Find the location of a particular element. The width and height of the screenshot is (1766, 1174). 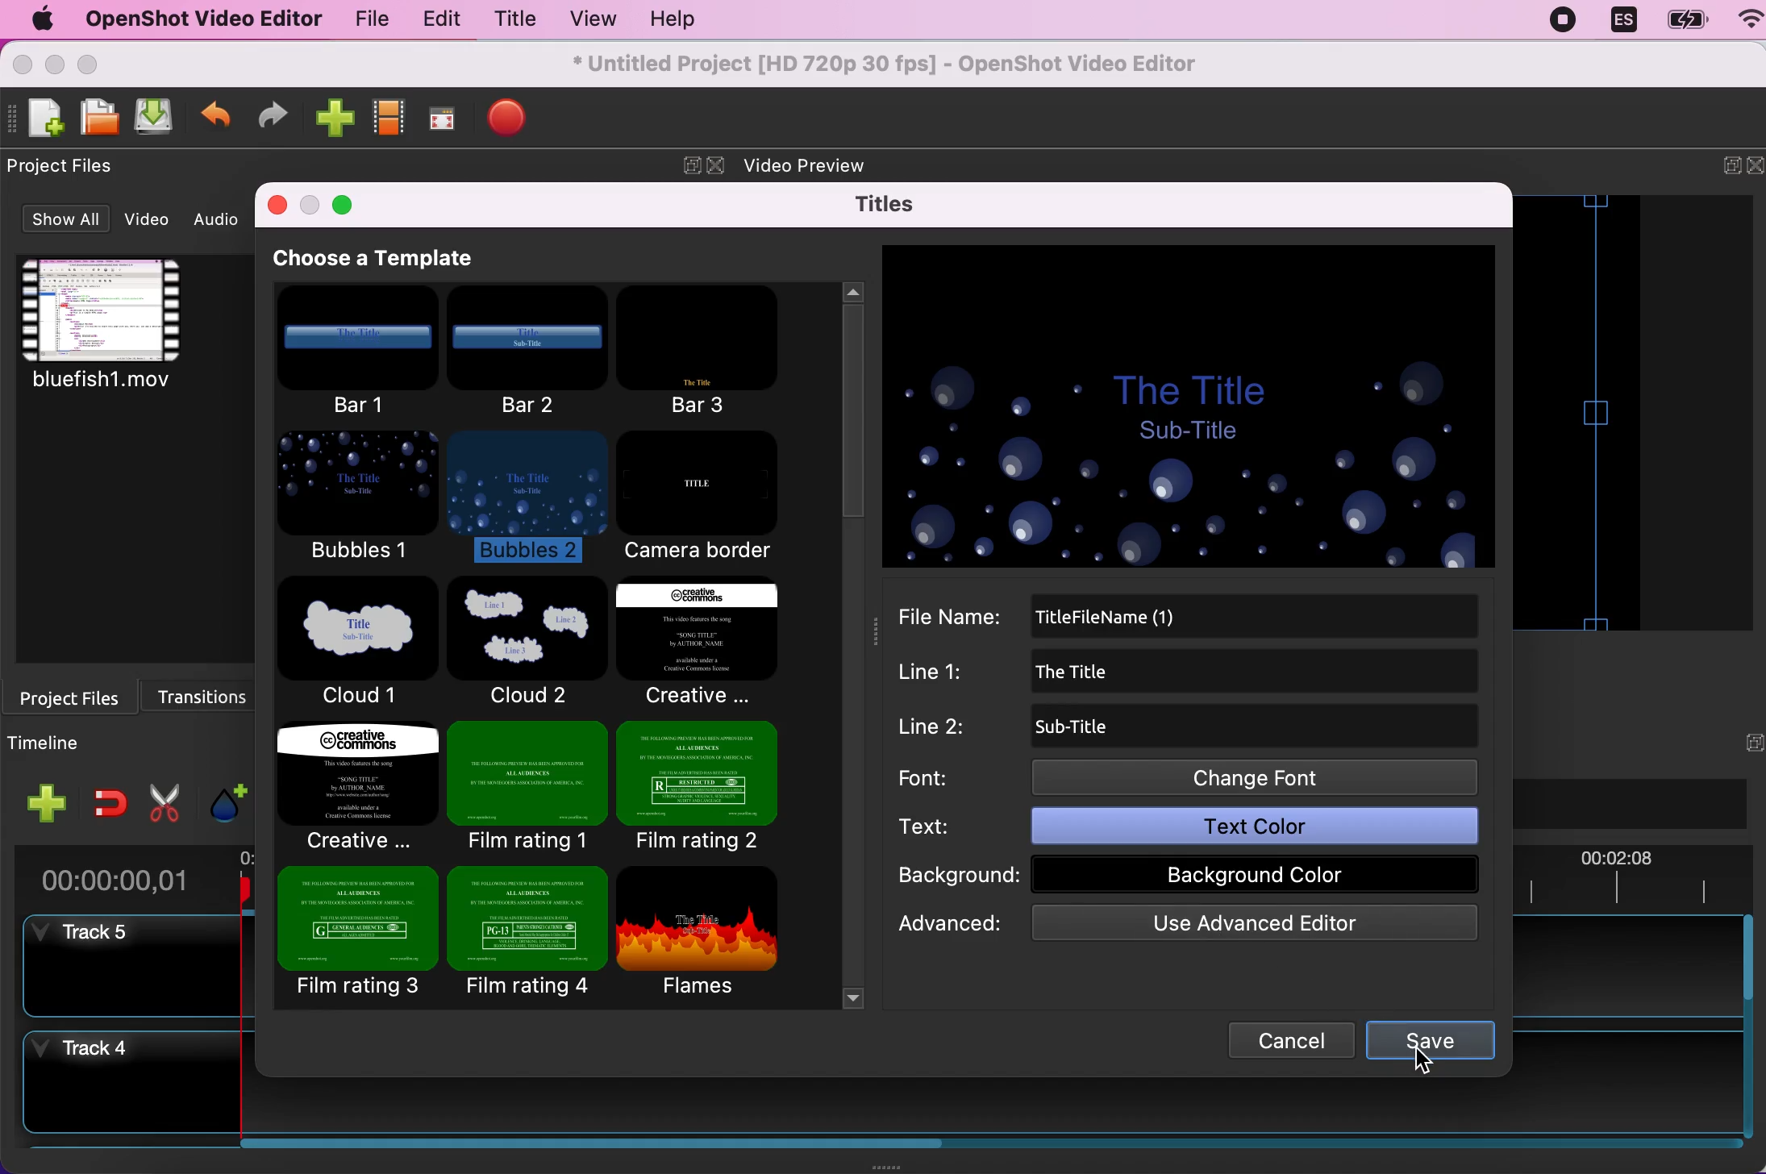

cursor on save is located at coordinates (1424, 1064).